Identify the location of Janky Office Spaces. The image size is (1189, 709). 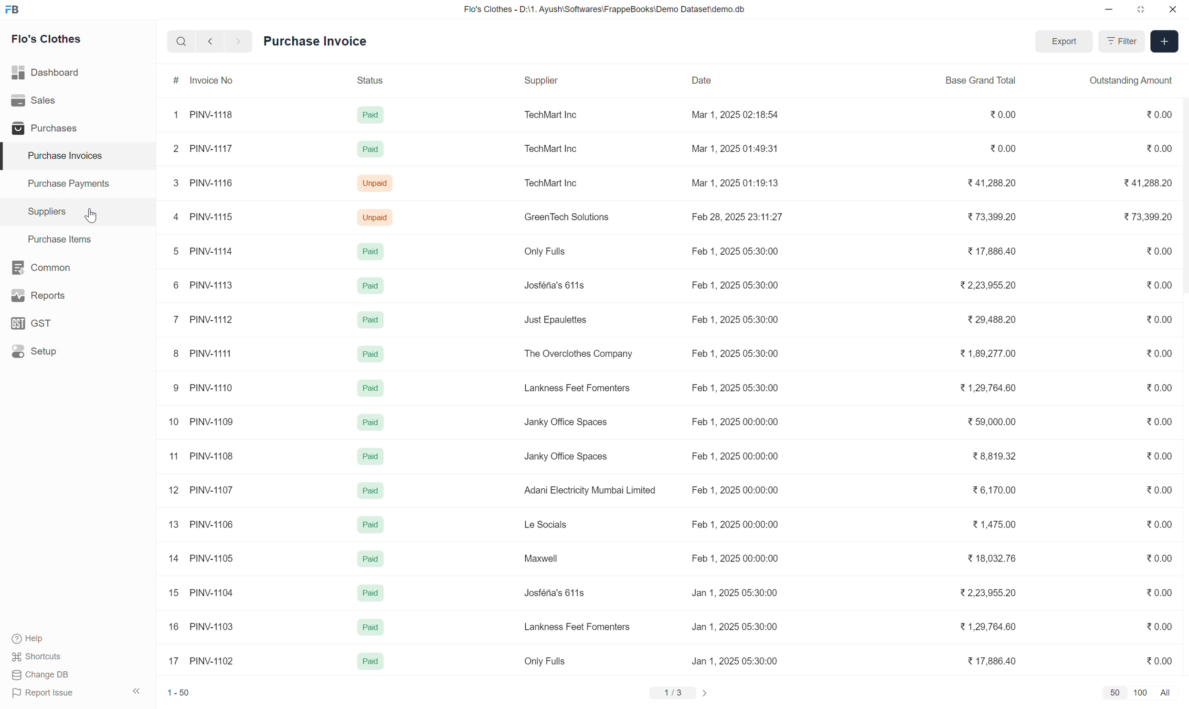
(566, 456).